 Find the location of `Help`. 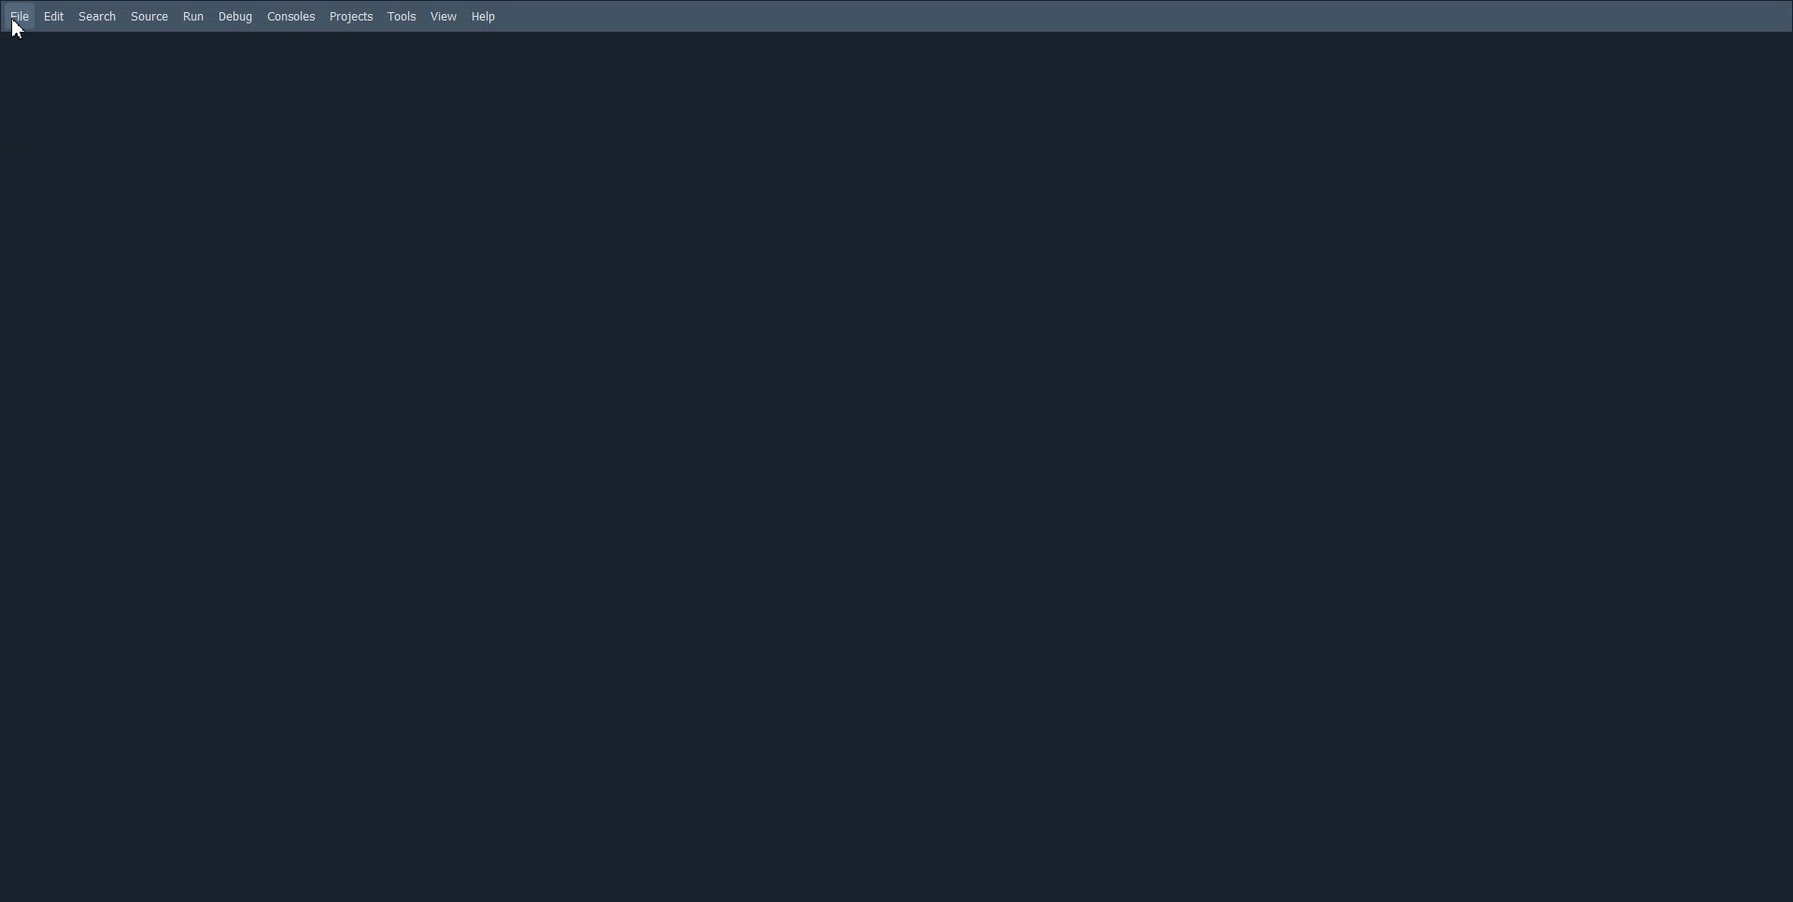

Help is located at coordinates (486, 17).